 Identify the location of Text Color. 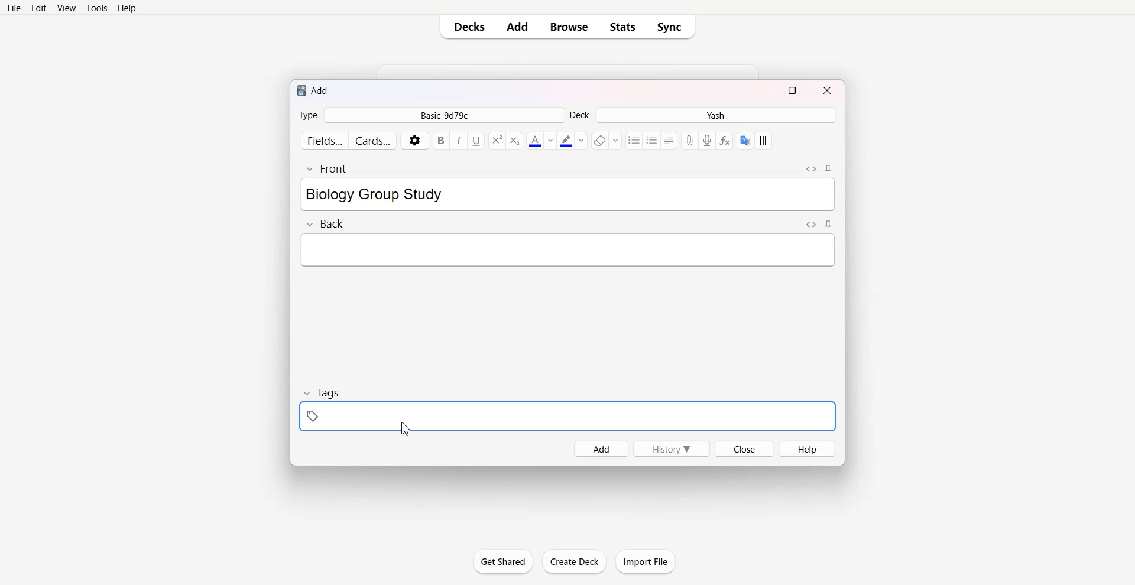
(540, 141).